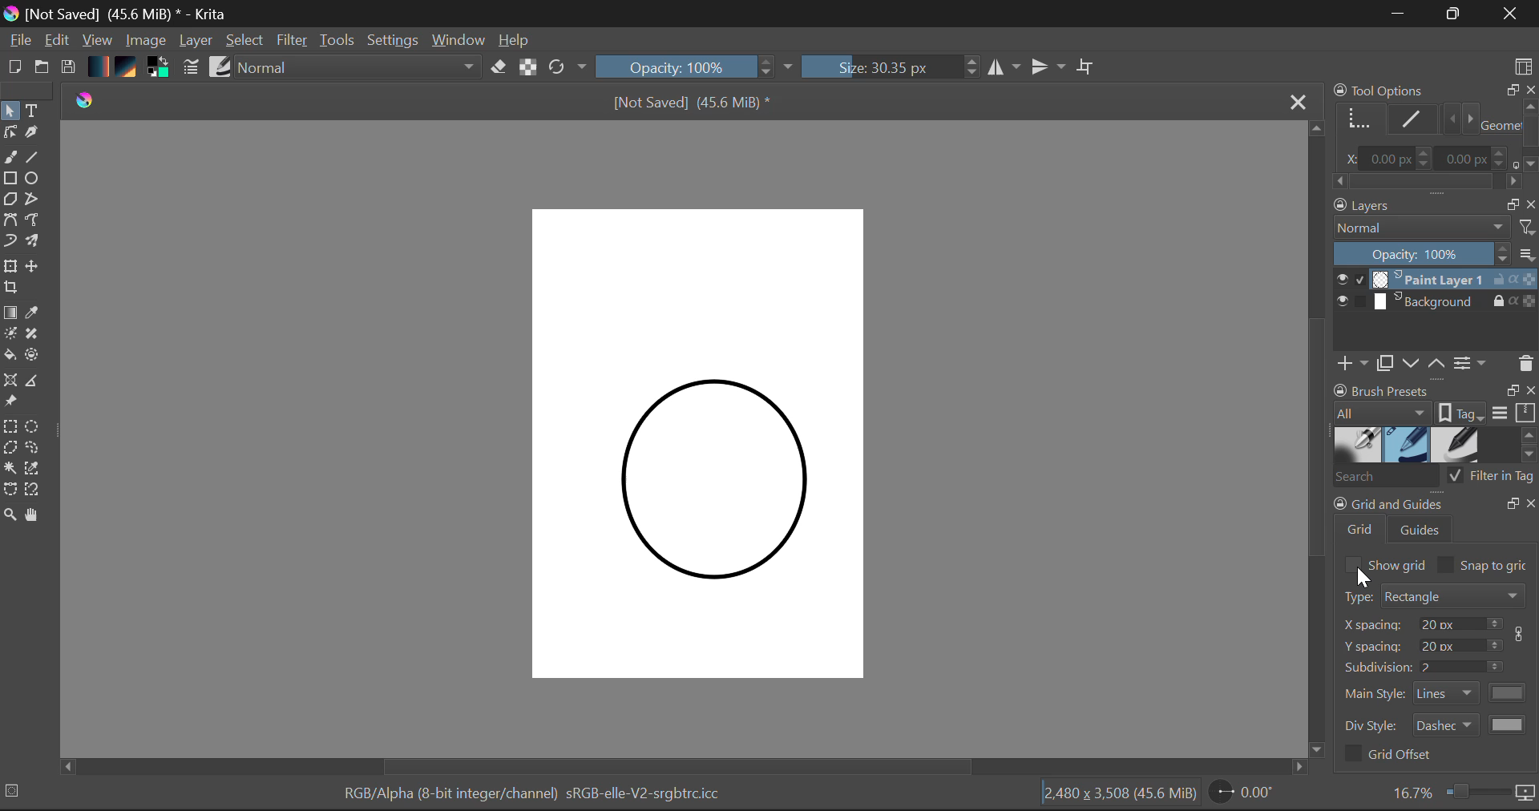 The width and height of the screenshot is (1539, 811). What do you see at coordinates (461, 41) in the screenshot?
I see `Window` at bounding box center [461, 41].